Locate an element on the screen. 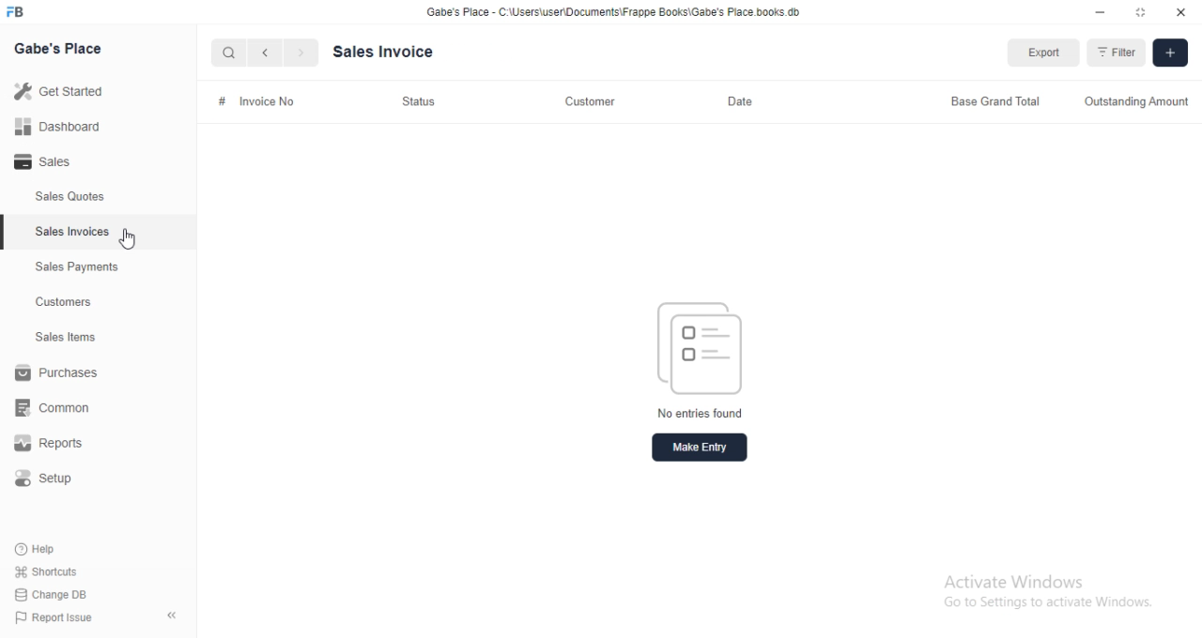 This screenshot has height=638, width=1202. Sales is located at coordinates (45, 160).